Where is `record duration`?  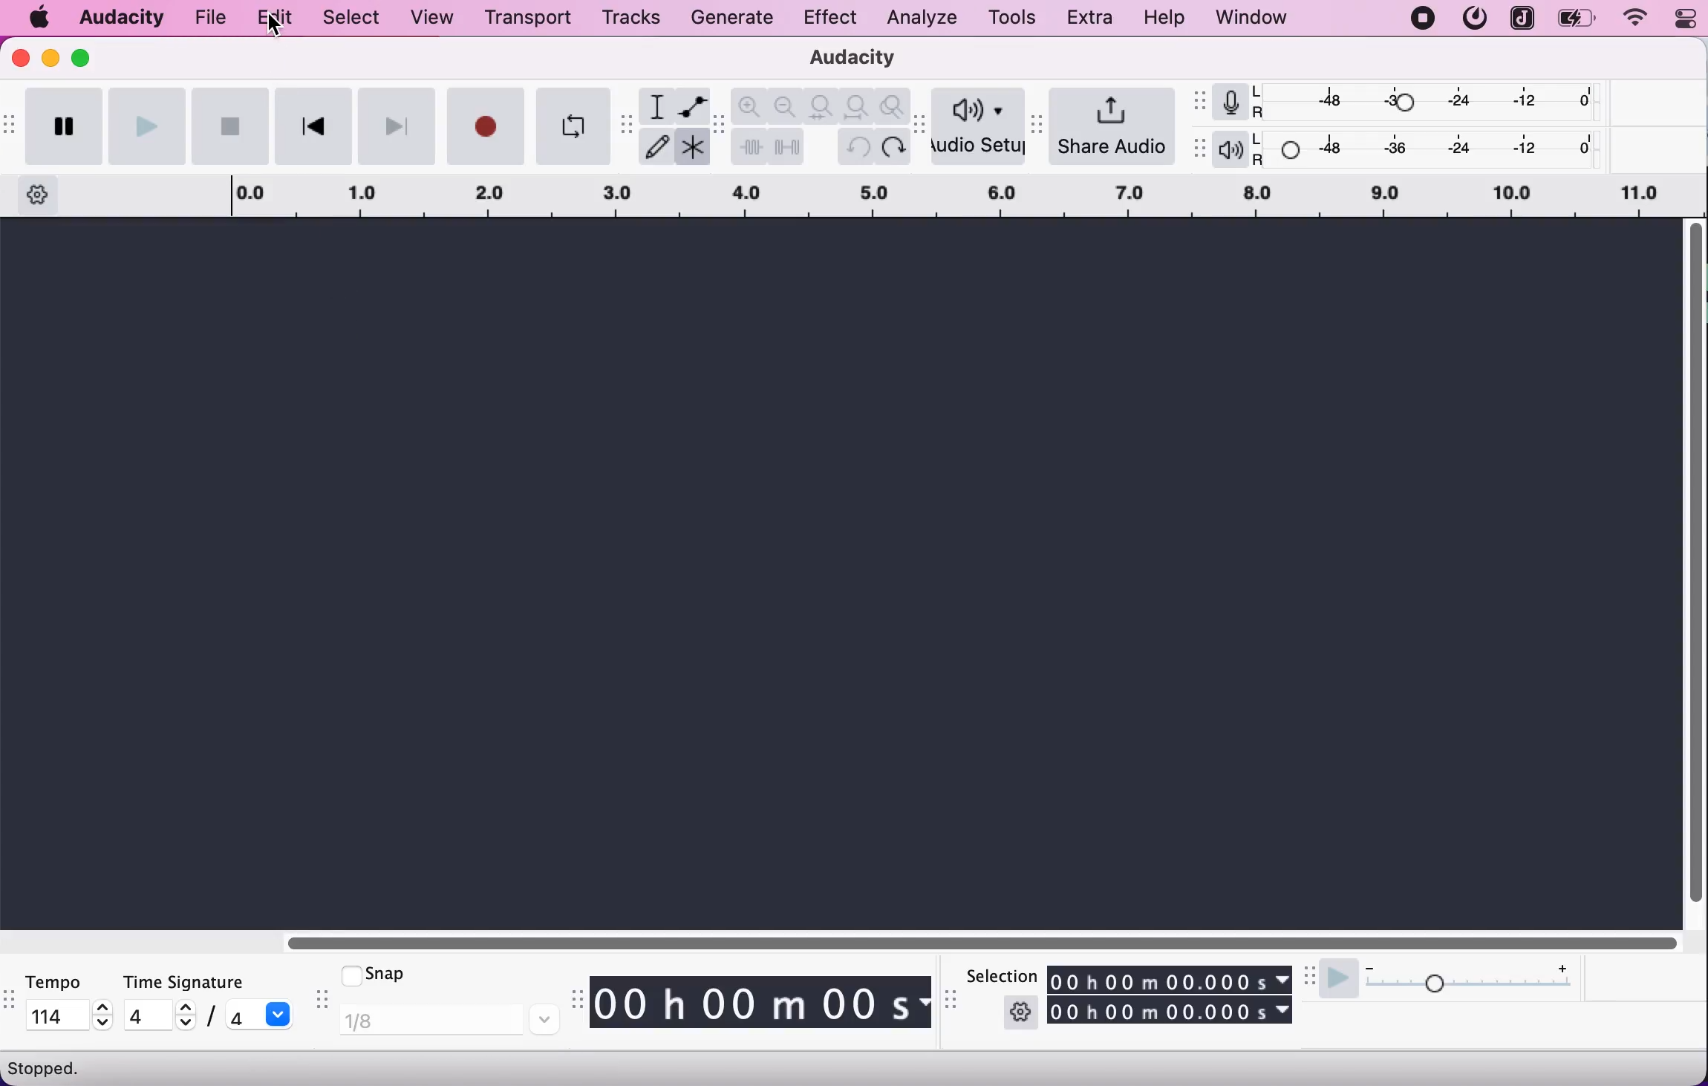 record duration is located at coordinates (887, 199).